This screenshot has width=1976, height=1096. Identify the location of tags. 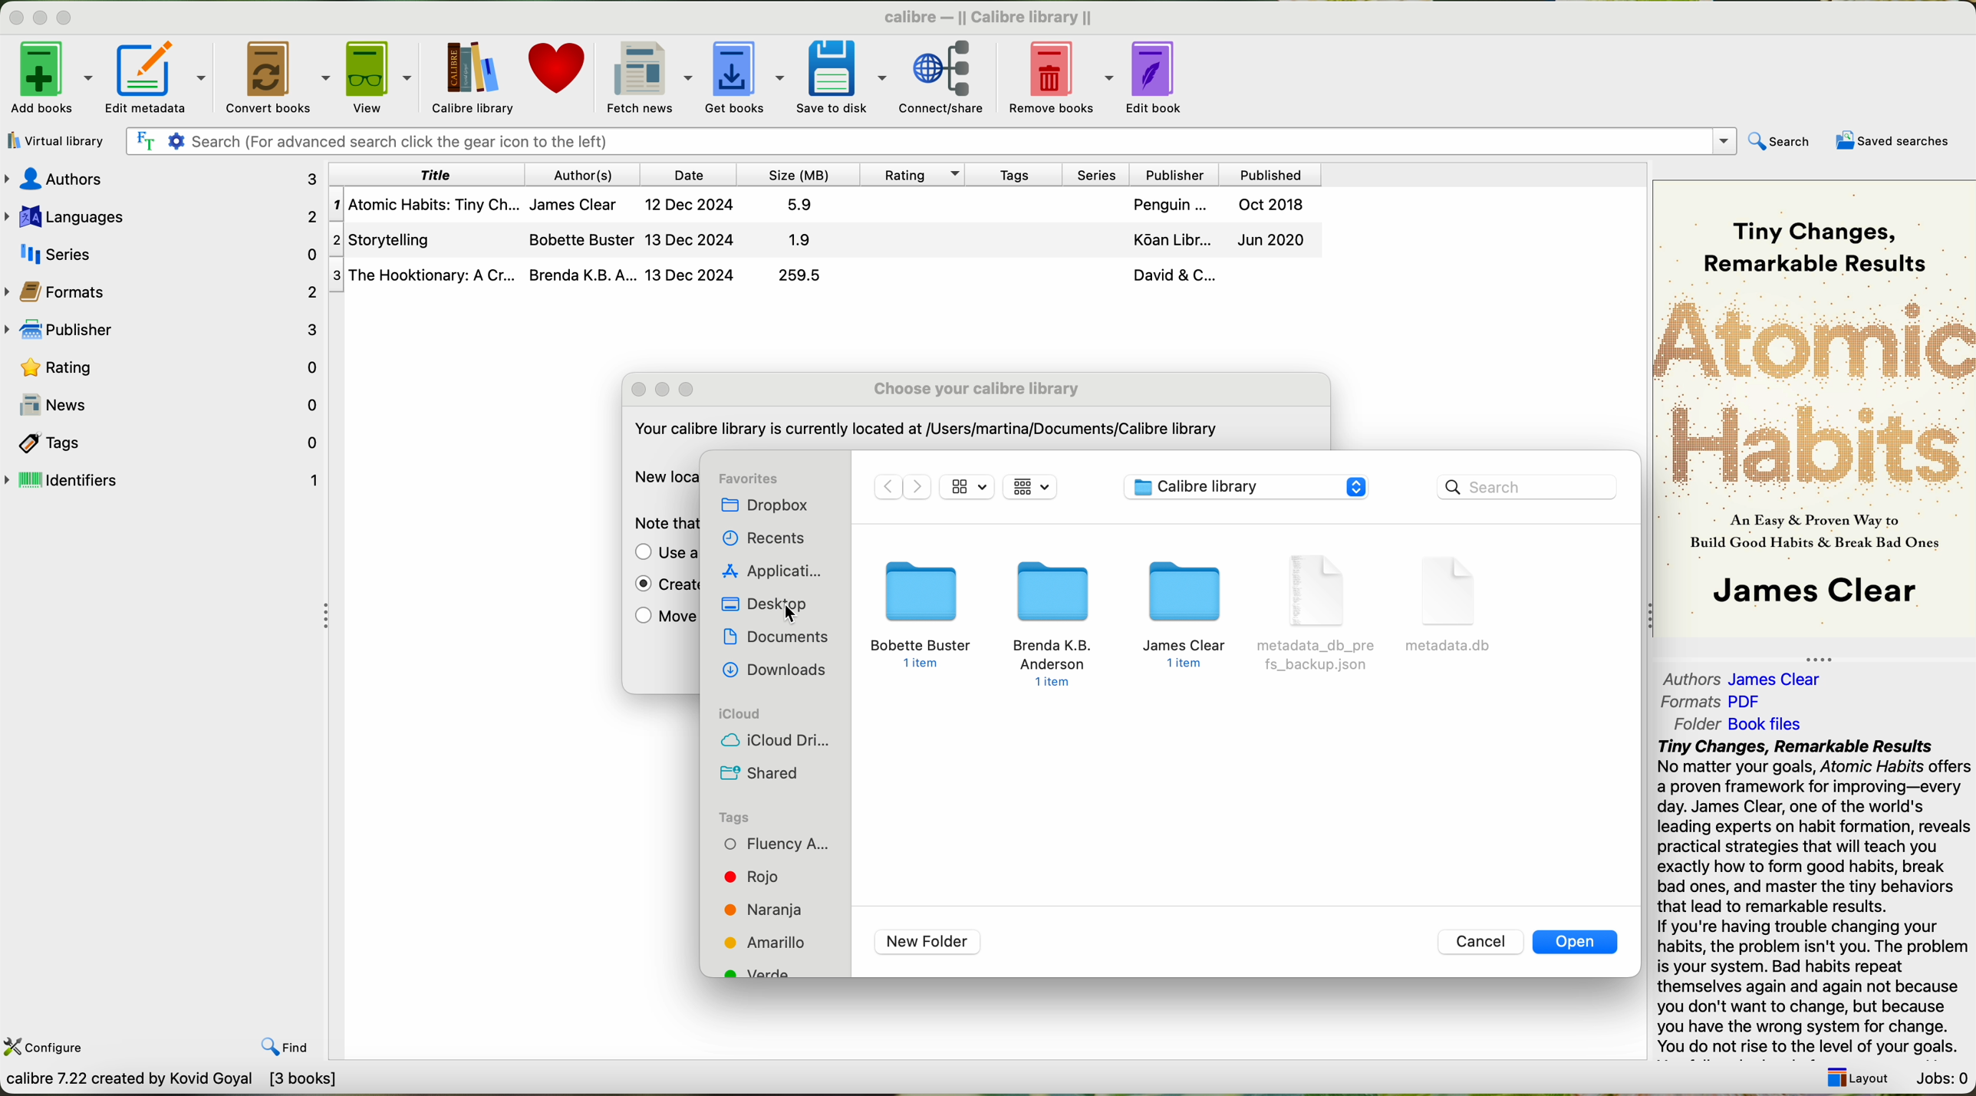
(735, 817).